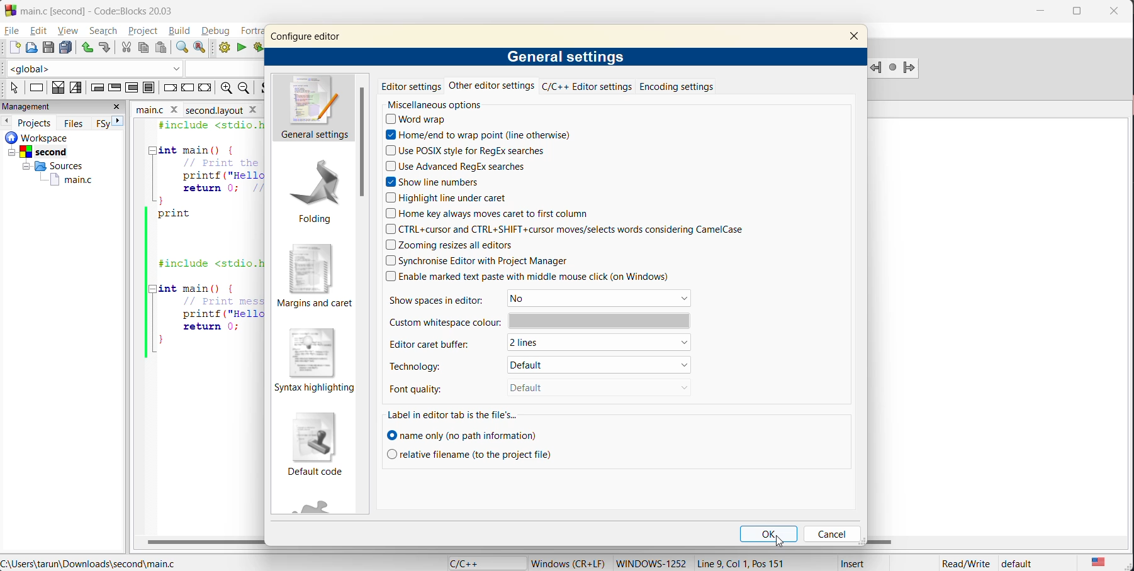 Image resolution: width=1134 pixels, height=571 pixels. Describe the element at coordinates (41, 30) in the screenshot. I see `edit` at that location.